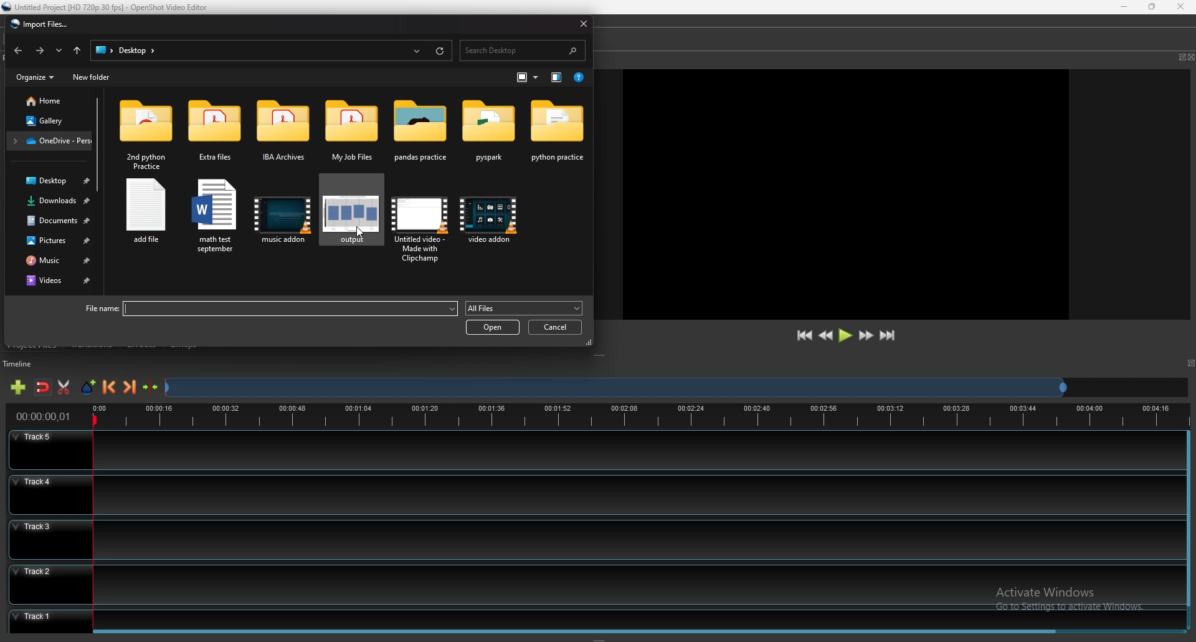  I want to click on refresh, so click(440, 51).